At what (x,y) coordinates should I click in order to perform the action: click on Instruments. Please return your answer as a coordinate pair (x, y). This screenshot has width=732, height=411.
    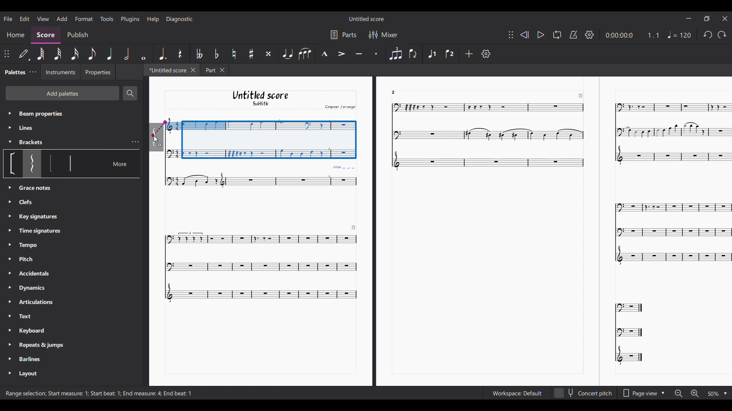
    Looking at the image, I should click on (60, 72).